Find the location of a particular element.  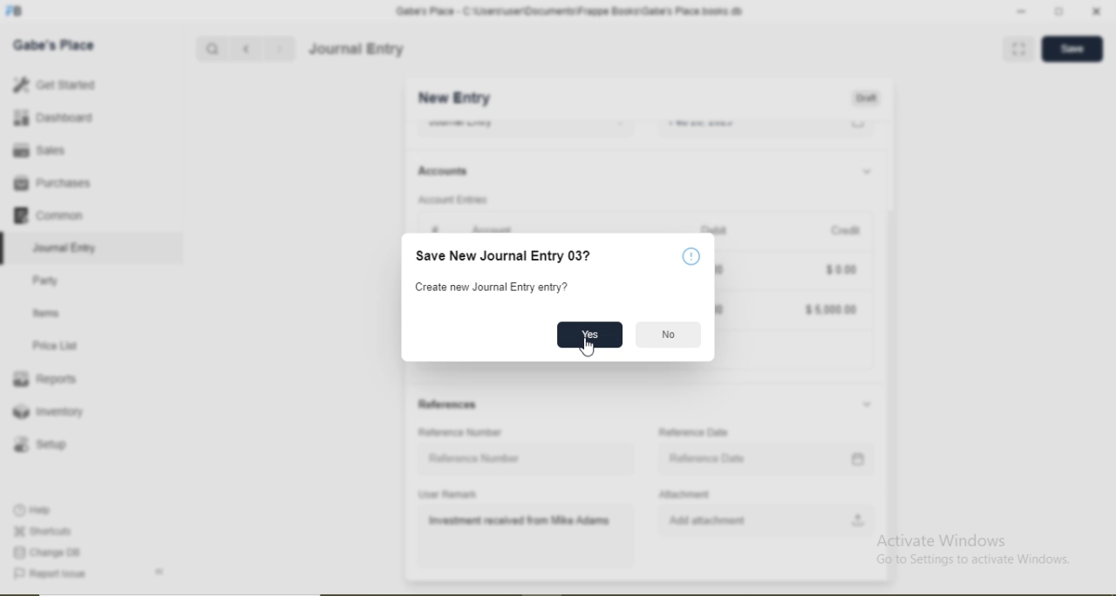

Draft is located at coordinates (866, 99).